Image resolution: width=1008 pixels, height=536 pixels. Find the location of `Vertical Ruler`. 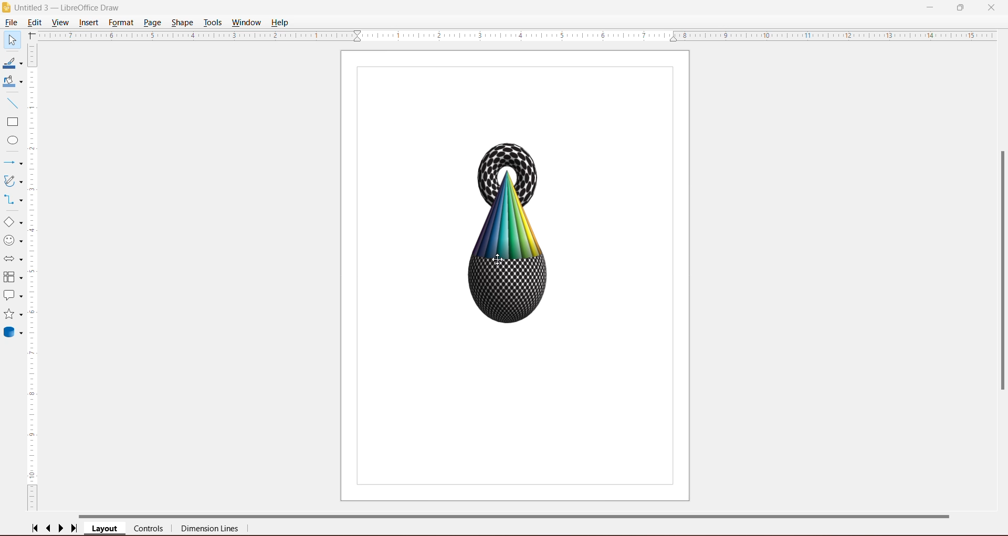

Vertical Ruler is located at coordinates (33, 278).